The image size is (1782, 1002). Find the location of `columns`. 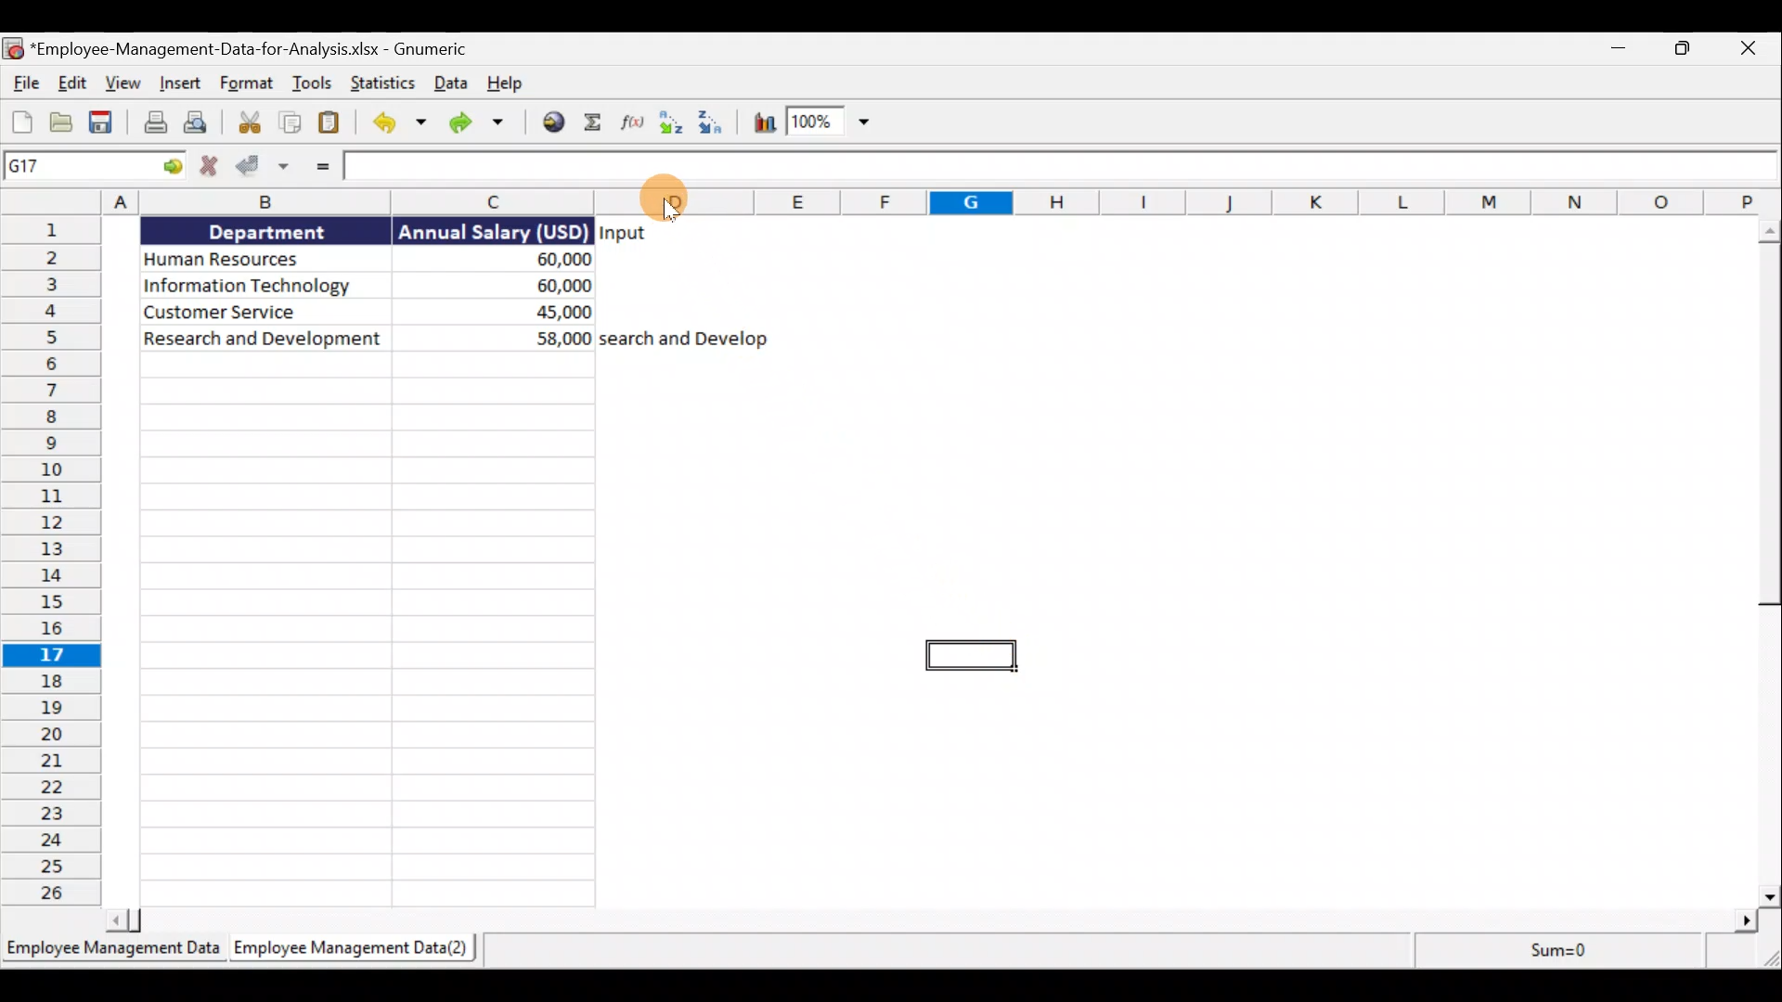

columns is located at coordinates (314, 199).